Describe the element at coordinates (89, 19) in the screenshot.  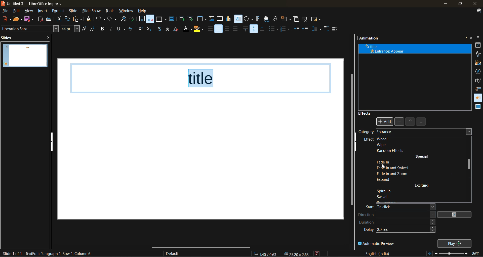
I see `clone formatting` at that location.